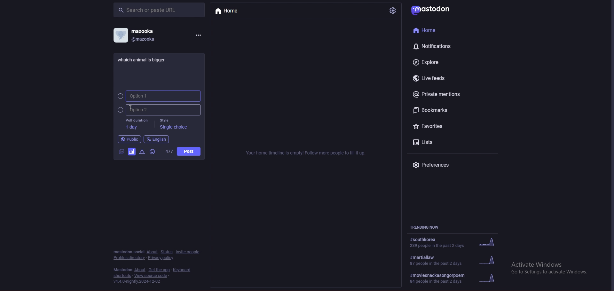 The height and width of the screenshot is (291, 614). Describe the element at coordinates (140, 270) in the screenshot. I see `about` at that location.